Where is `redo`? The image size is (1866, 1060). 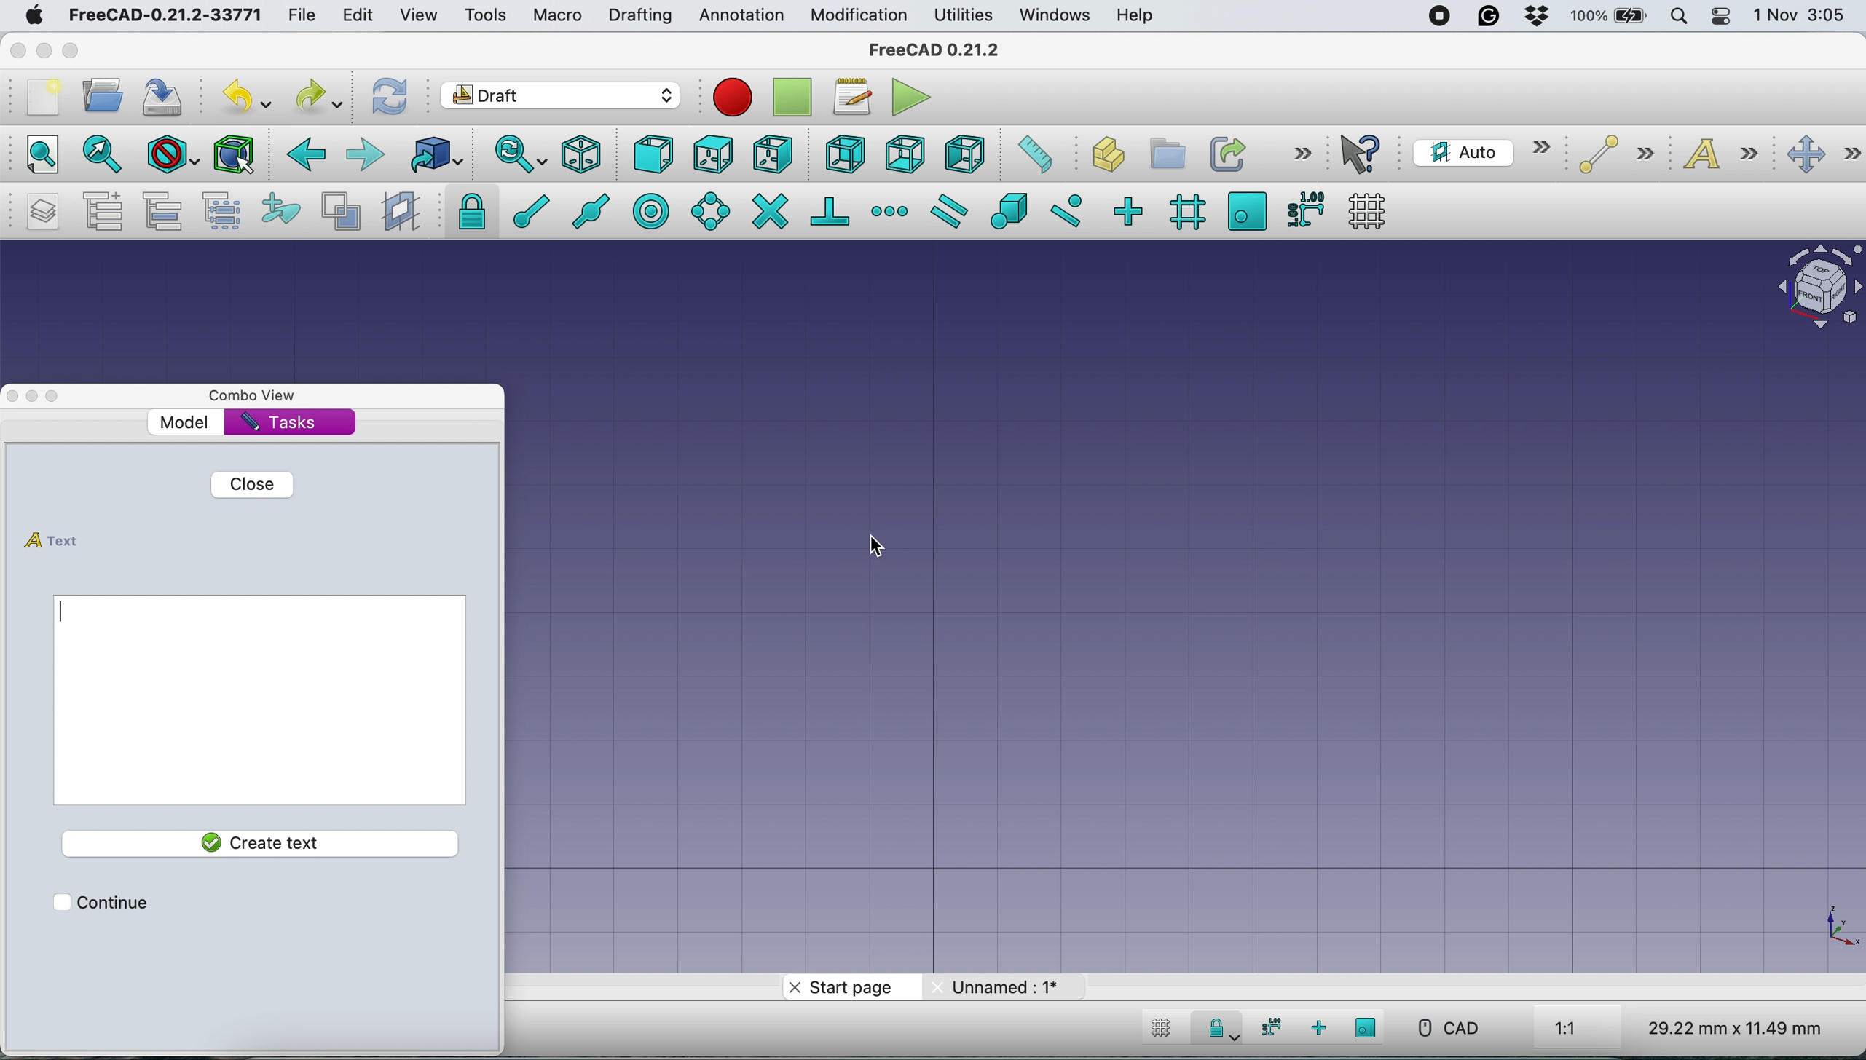
redo is located at coordinates (319, 95).